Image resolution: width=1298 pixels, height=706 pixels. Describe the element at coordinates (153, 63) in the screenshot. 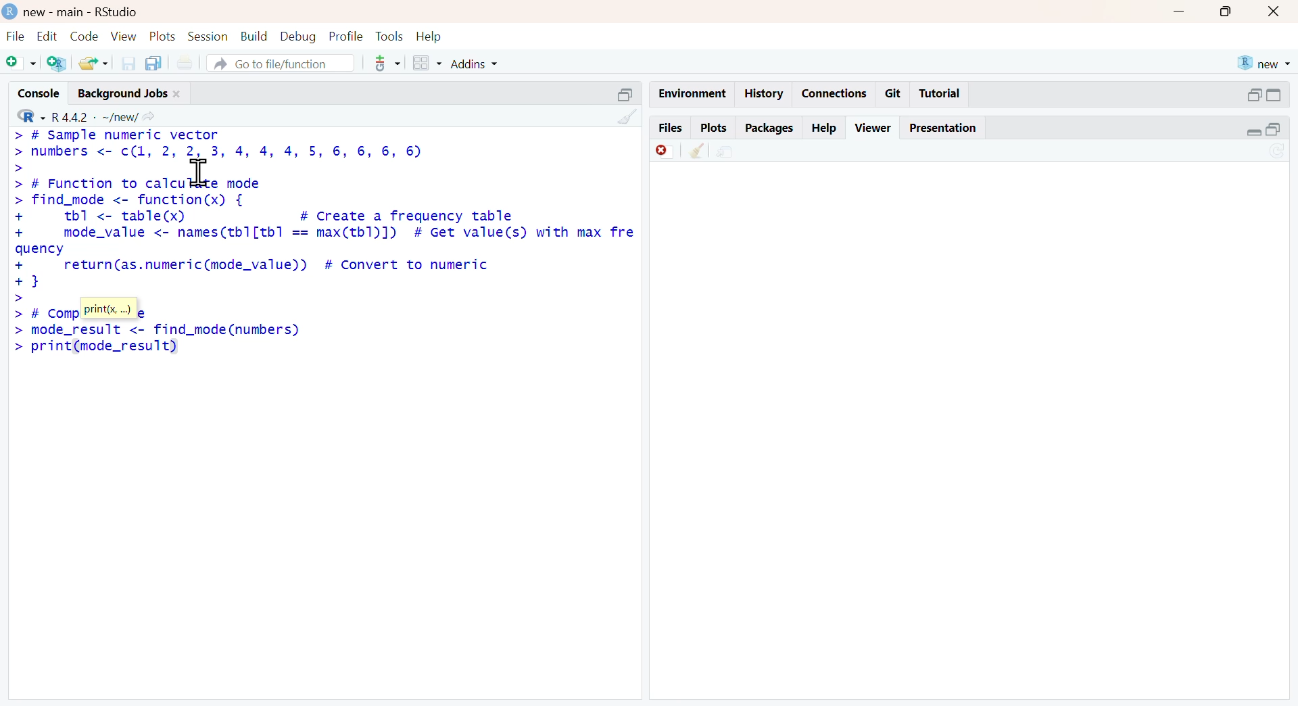

I see `copy` at that location.